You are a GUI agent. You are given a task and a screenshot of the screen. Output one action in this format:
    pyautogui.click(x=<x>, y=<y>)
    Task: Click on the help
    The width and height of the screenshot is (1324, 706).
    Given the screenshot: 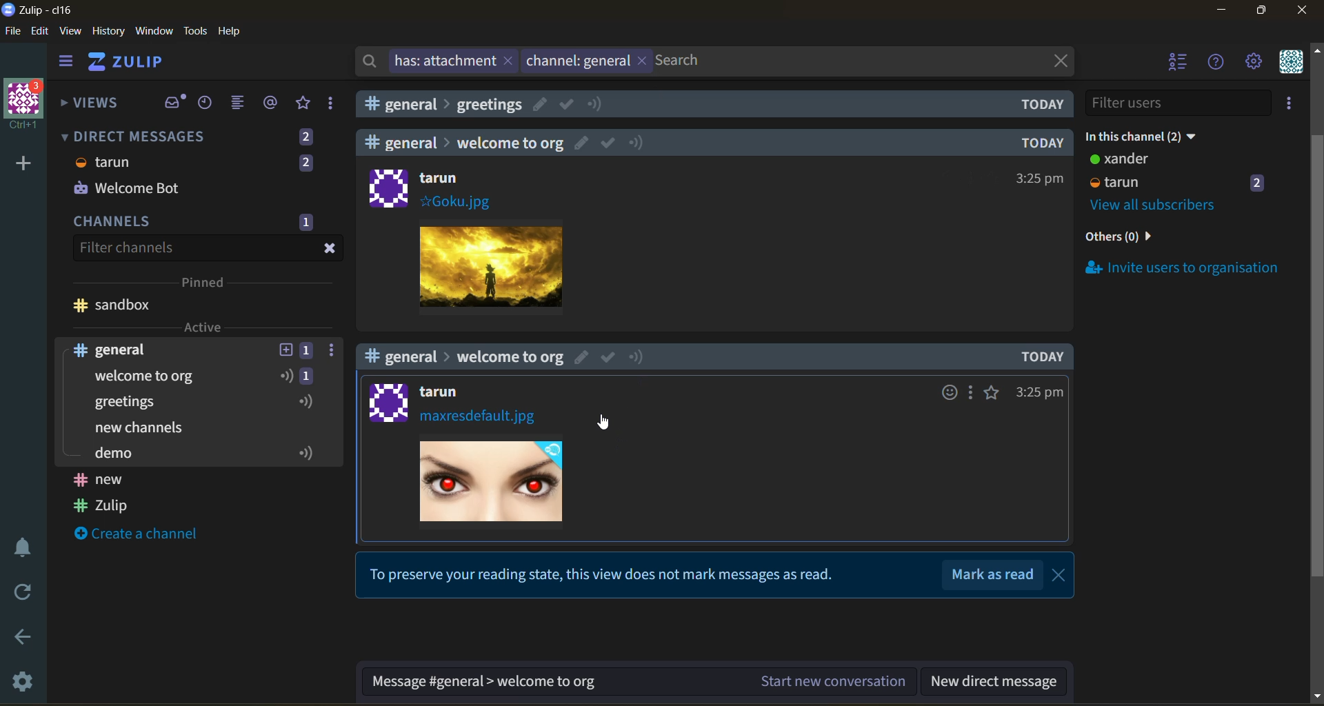 What is the action you would take?
    pyautogui.click(x=1216, y=63)
    